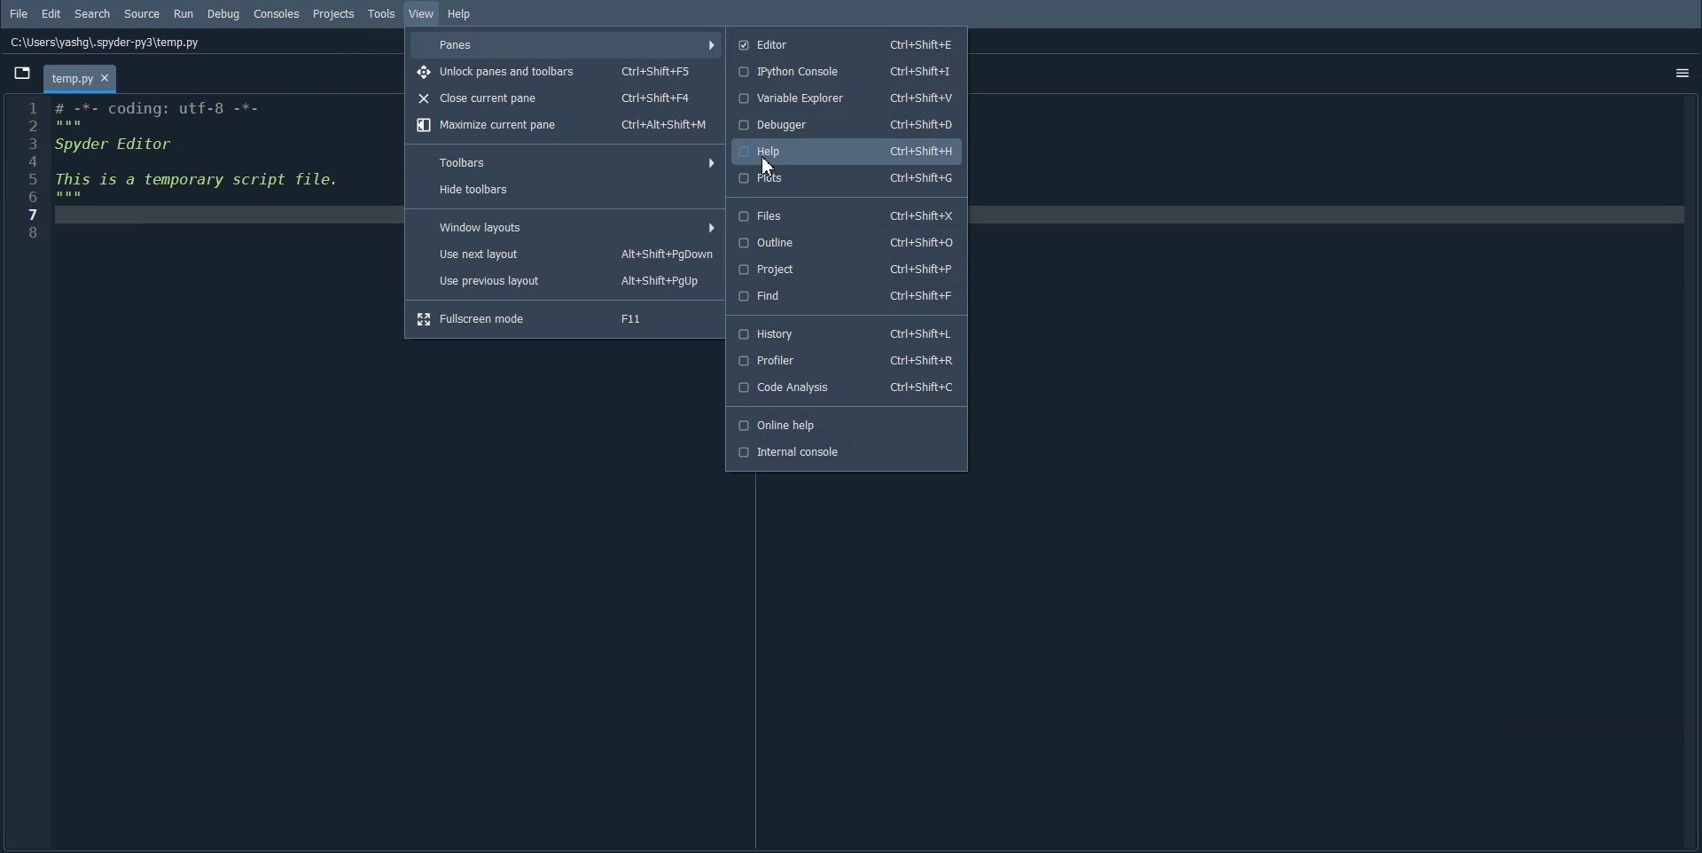 The width and height of the screenshot is (1702, 853). Describe the element at coordinates (82, 77) in the screenshot. I see `current file tab` at that location.